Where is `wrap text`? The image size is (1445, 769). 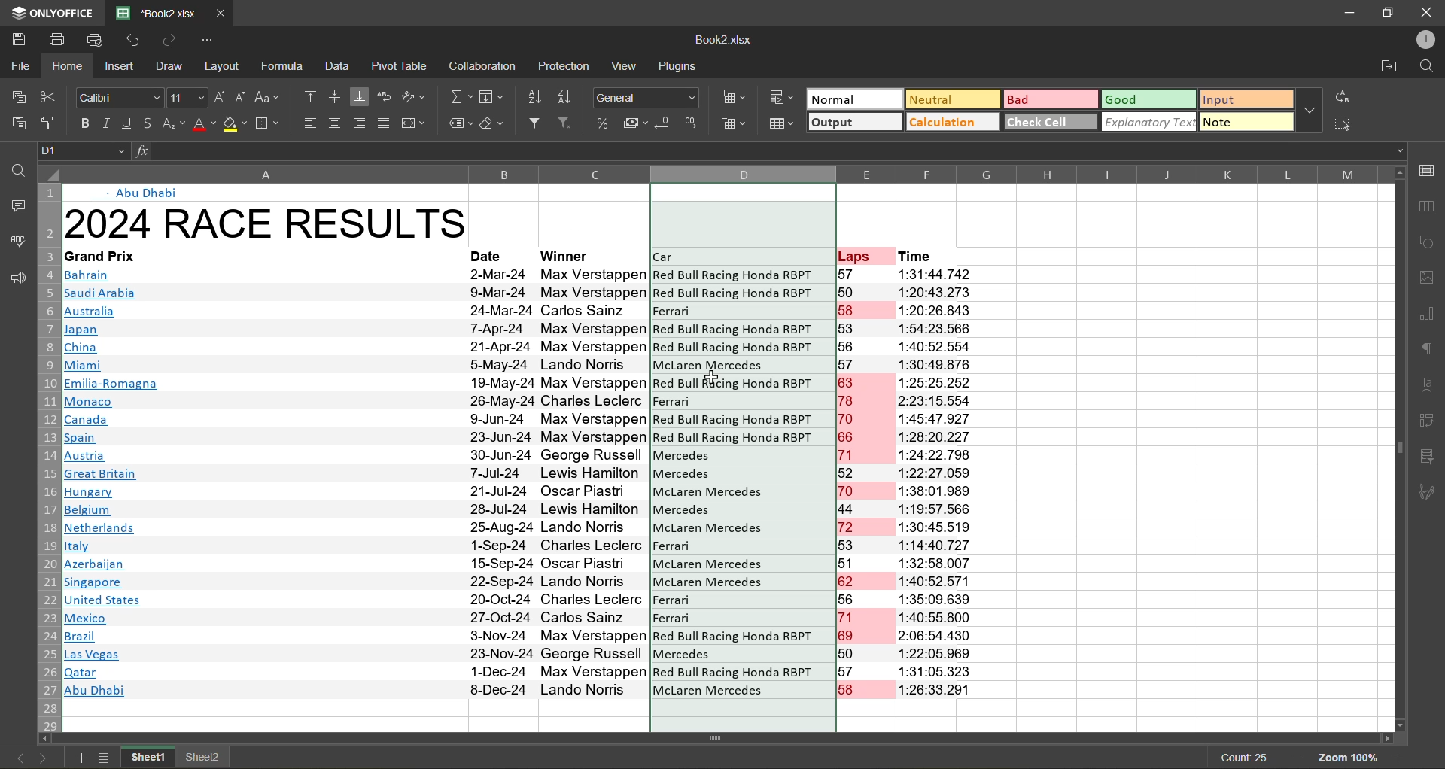 wrap text is located at coordinates (384, 98).